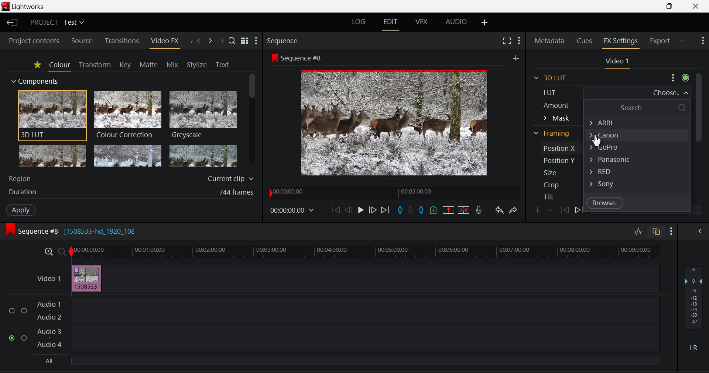  I want to click on Next Panel, so click(211, 40).